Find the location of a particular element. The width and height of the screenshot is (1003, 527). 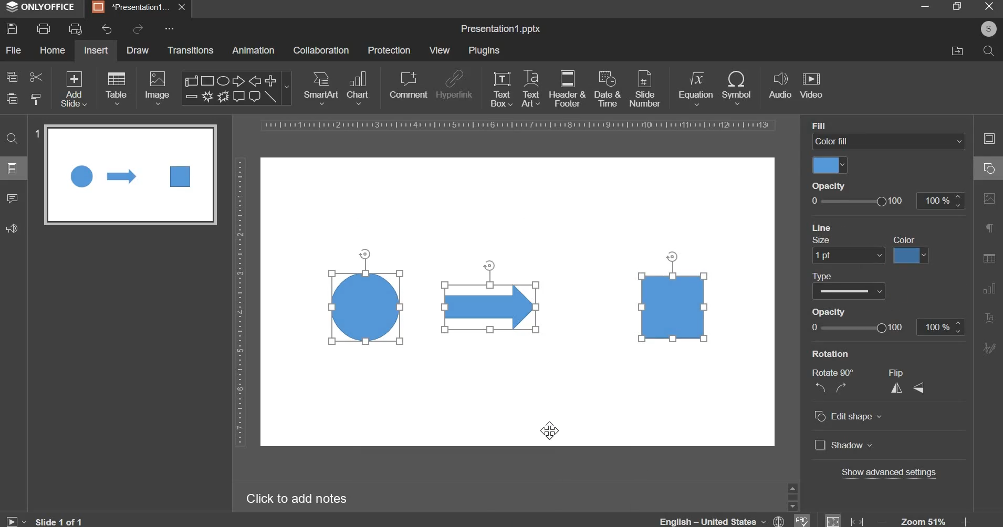

date & time is located at coordinates (608, 89).